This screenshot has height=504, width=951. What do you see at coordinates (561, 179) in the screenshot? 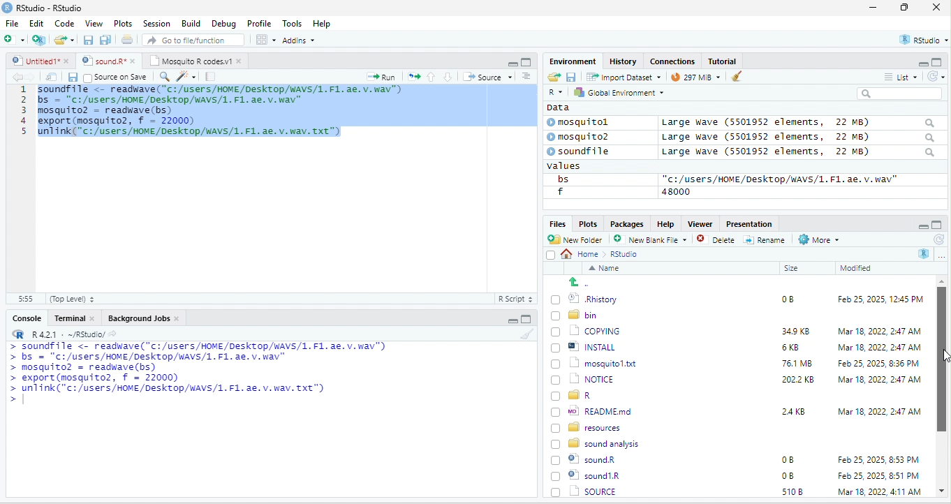
I see `bs` at bounding box center [561, 179].